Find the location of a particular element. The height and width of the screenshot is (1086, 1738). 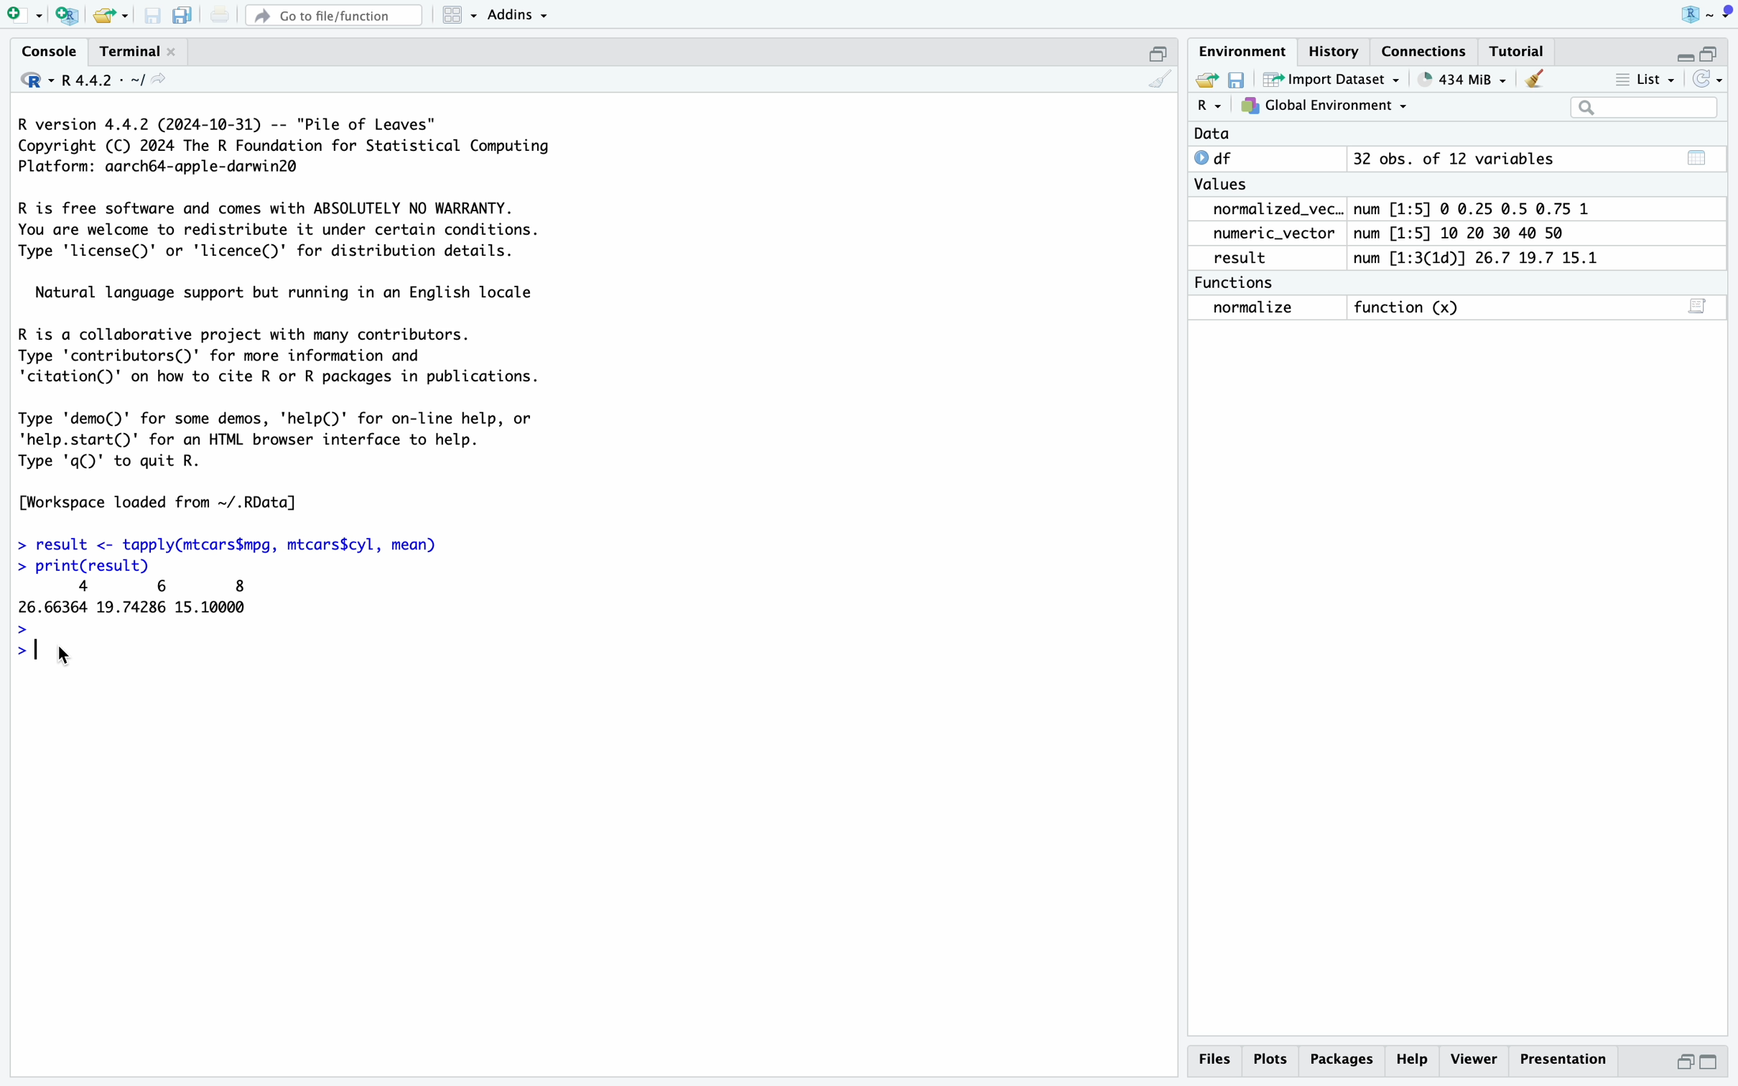

Half height is located at coordinates (1712, 55).